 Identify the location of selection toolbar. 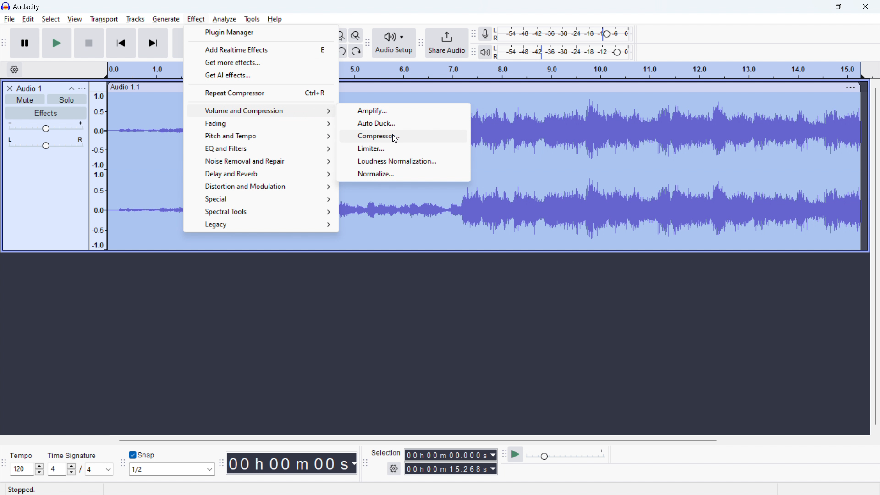
(365, 463).